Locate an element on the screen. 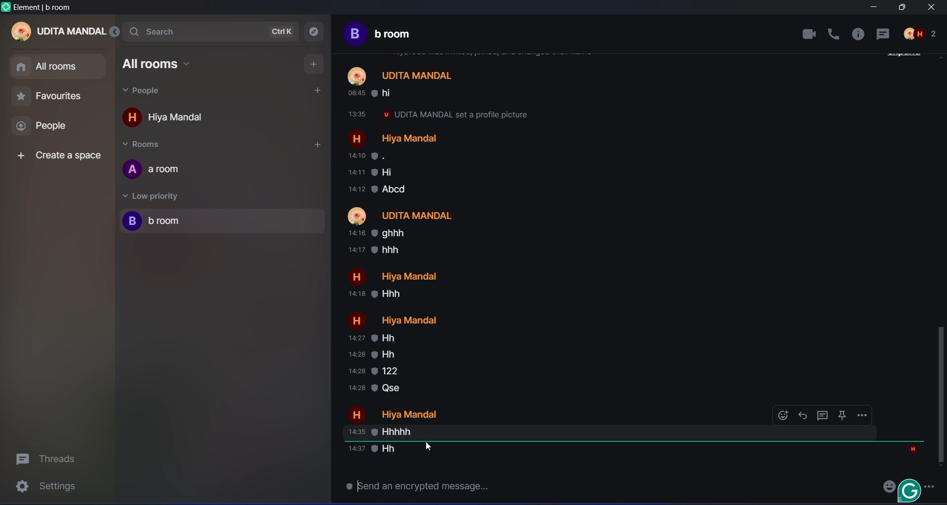  vertical scroll bar is located at coordinates (940, 397).